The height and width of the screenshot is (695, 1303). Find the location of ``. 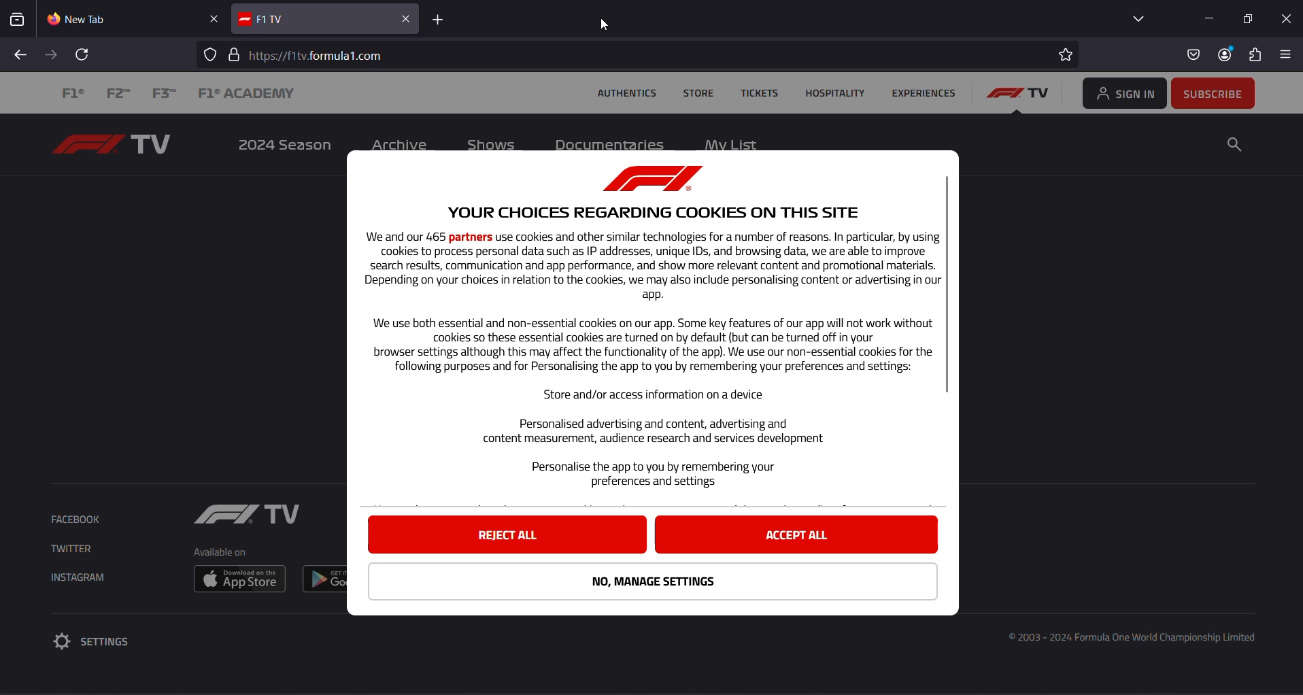

 is located at coordinates (165, 92).